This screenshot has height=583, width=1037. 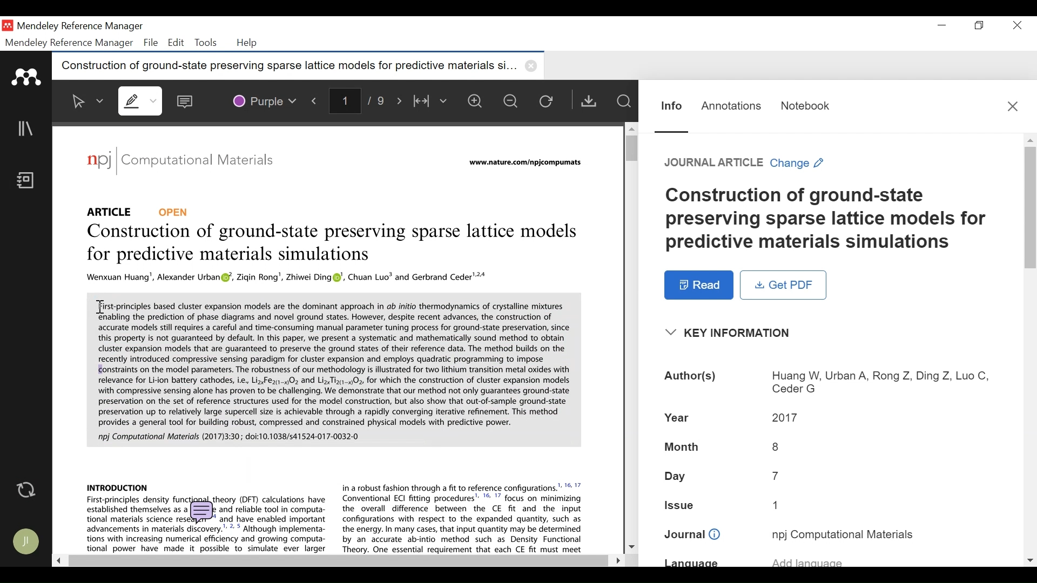 What do you see at coordinates (588, 100) in the screenshot?
I see `Get PDF` at bounding box center [588, 100].